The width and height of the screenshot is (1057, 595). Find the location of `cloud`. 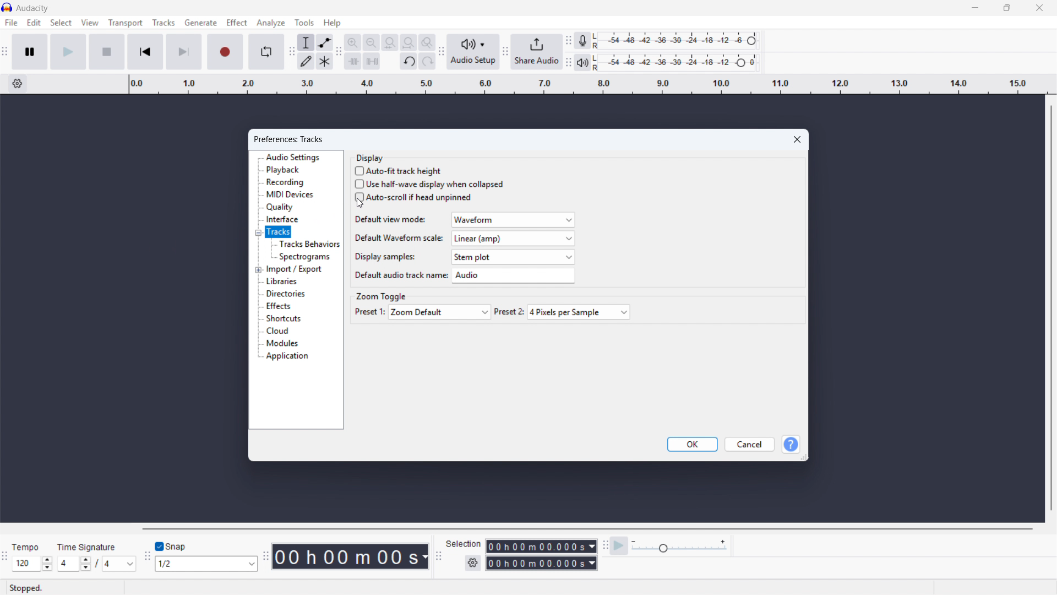

cloud is located at coordinates (278, 331).